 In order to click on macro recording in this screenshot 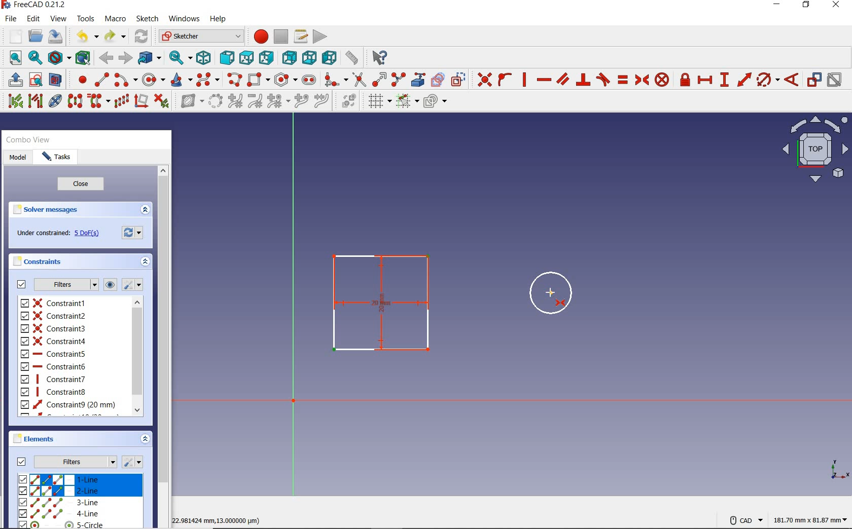, I will do `click(260, 35)`.